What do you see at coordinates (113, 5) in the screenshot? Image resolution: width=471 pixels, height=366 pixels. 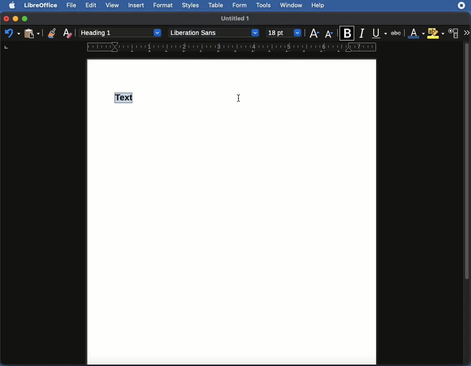 I see `View` at bounding box center [113, 5].